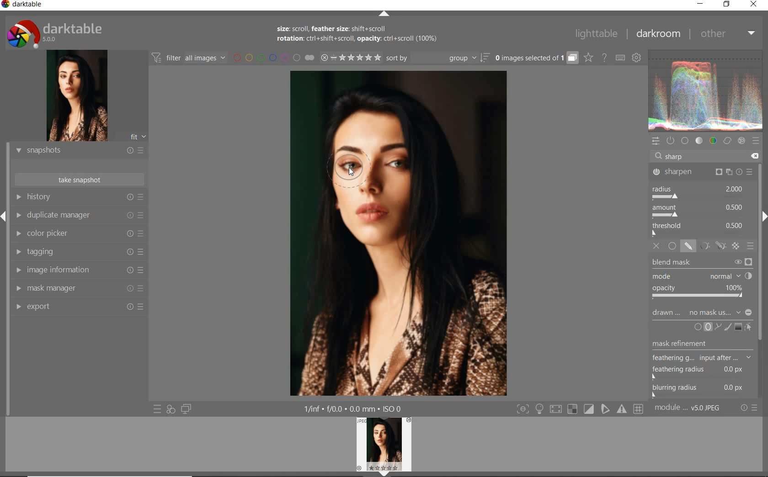 The width and height of the screenshot is (768, 477). Describe the element at coordinates (726, 34) in the screenshot. I see `other` at that location.